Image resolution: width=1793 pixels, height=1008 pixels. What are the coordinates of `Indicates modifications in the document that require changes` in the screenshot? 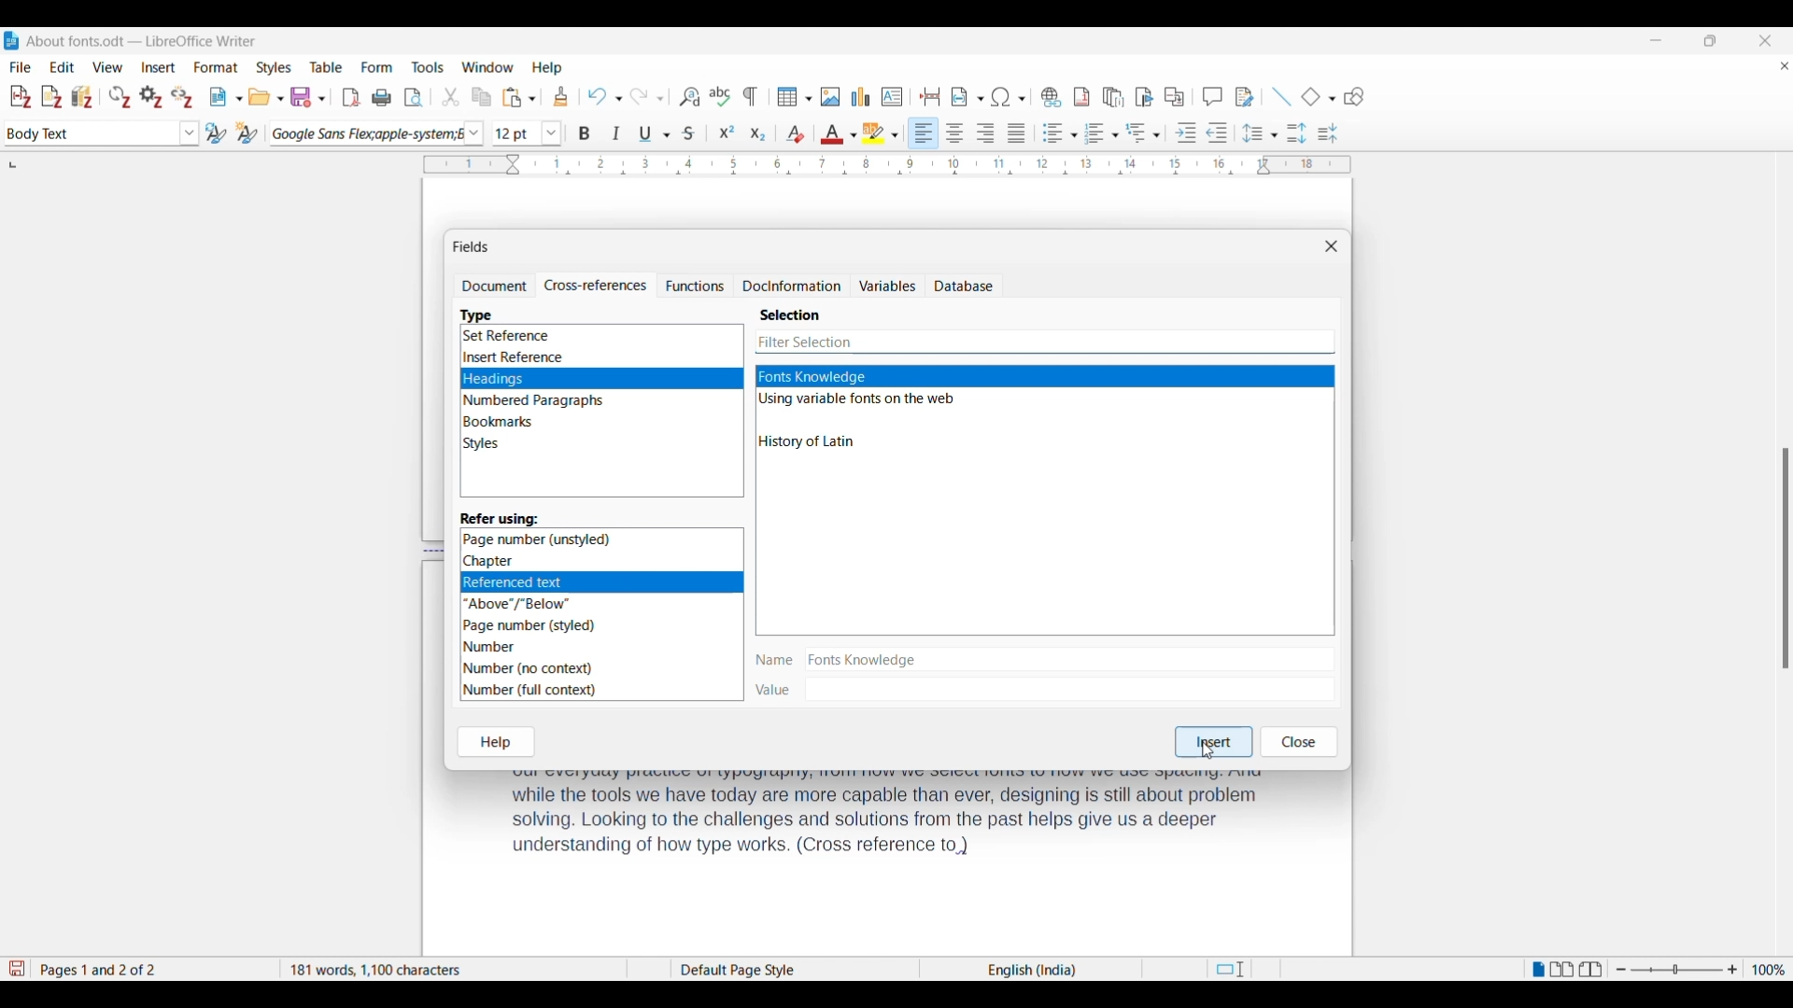 It's located at (16, 969).